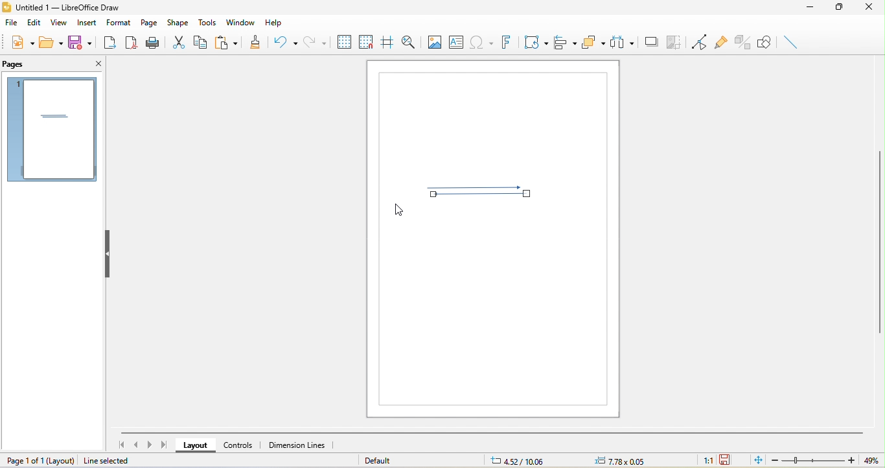  What do you see at coordinates (492, 432) in the screenshot?
I see `horizontal scroll bar` at bounding box center [492, 432].